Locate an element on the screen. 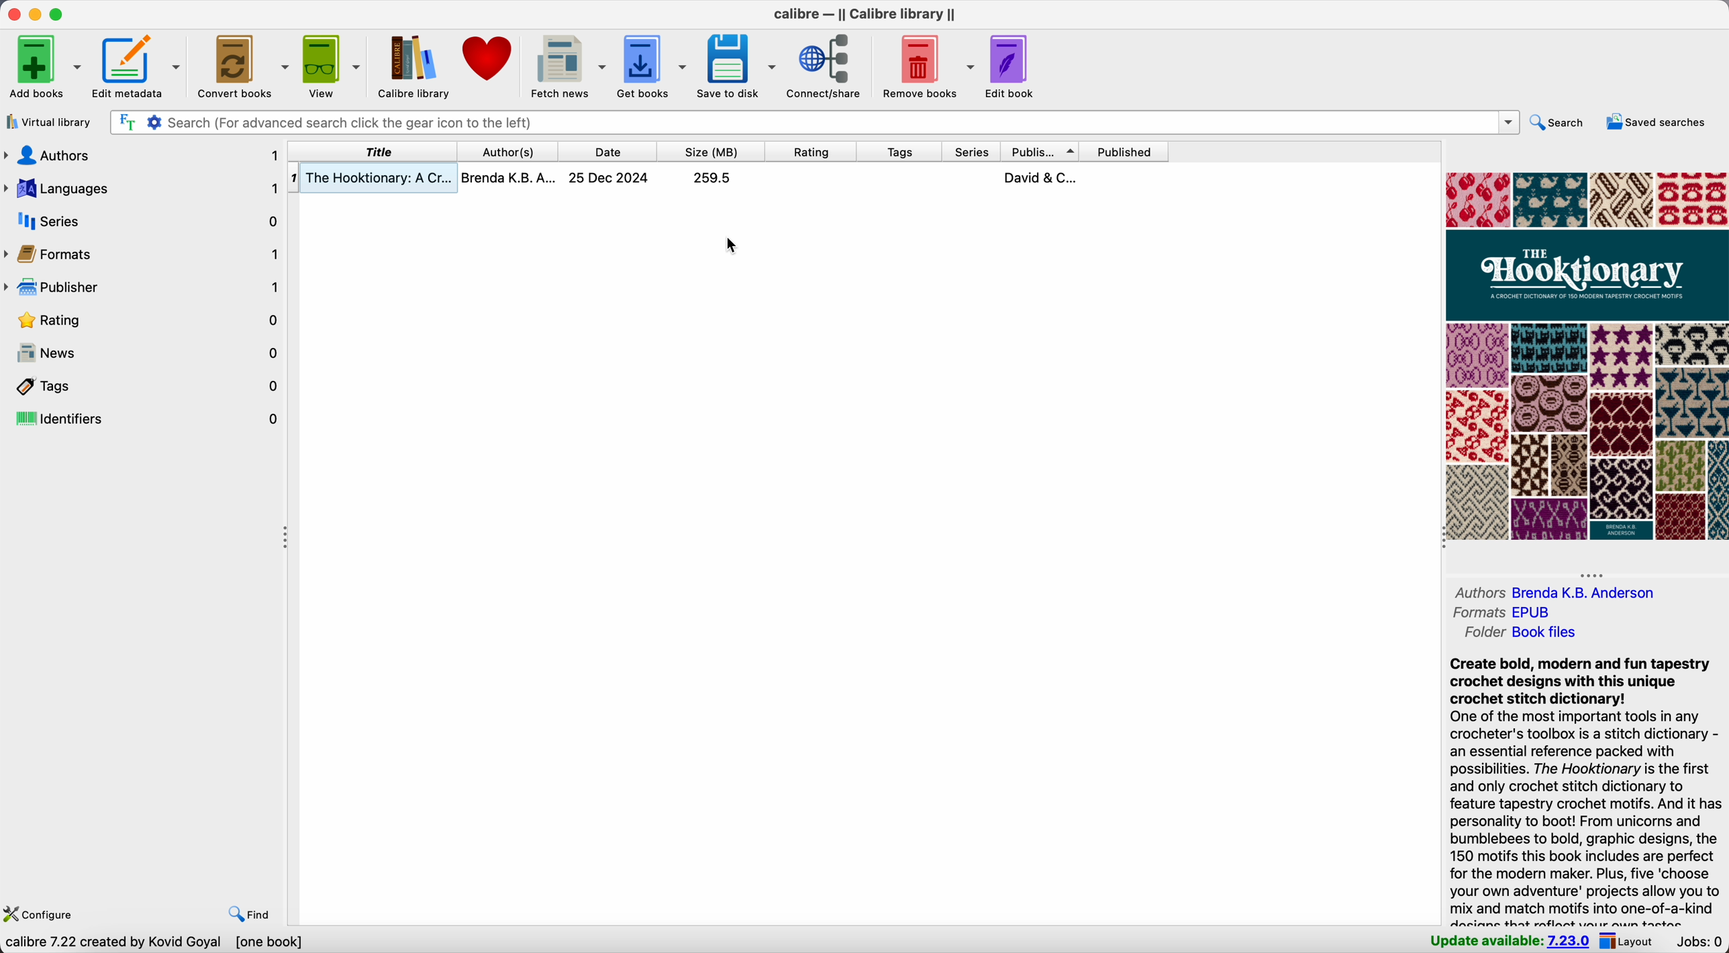 This screenshot has height=953, width=1729. tags is located at coordinates (149, 387).